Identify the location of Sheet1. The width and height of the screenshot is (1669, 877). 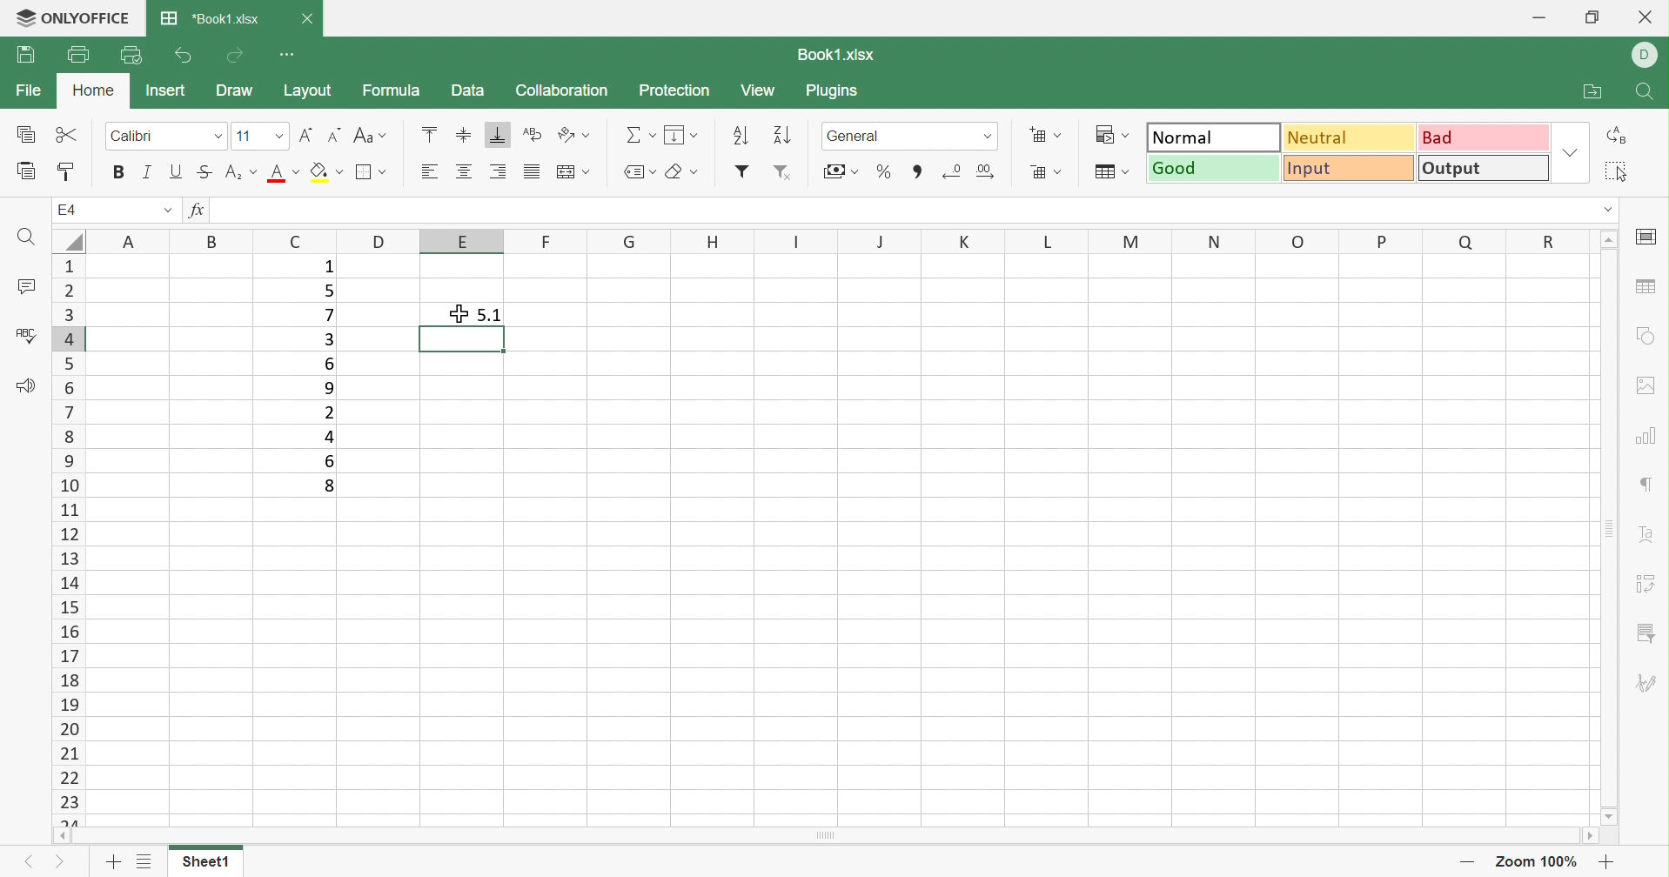
(207, 862).